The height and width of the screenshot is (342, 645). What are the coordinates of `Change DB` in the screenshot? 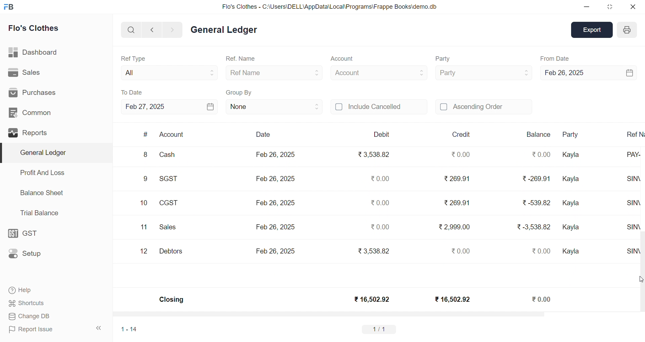 It's located at (28, 316).